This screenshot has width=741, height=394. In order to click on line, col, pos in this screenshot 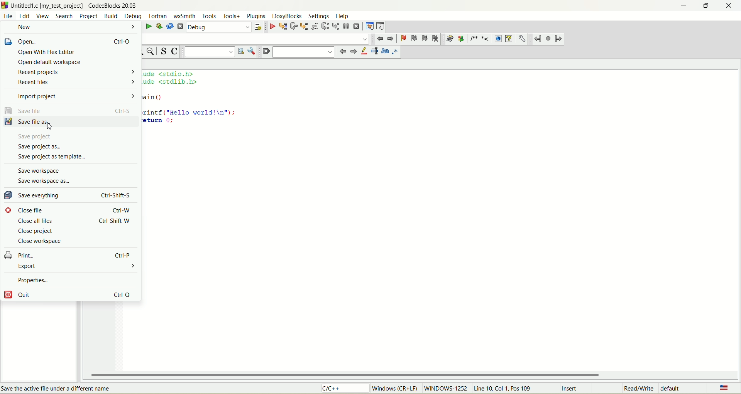, I will do `click(503, 389)`.